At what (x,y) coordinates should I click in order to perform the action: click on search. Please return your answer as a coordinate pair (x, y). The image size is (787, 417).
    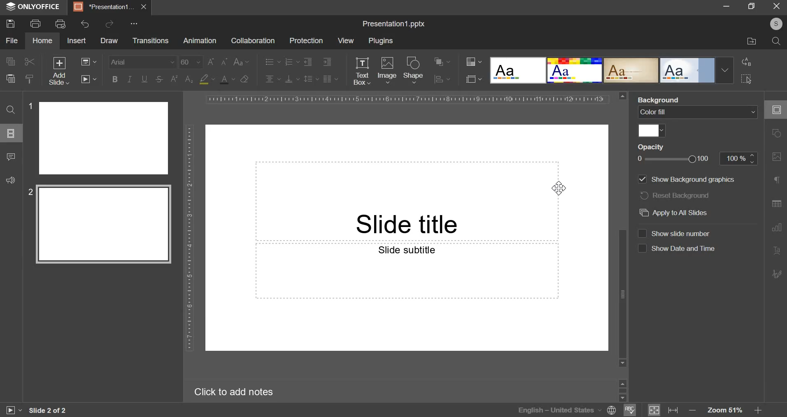
    Looking at the image, I should click on (776, 41).